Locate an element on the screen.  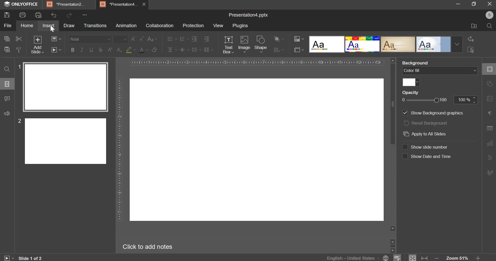
shape is located at coordinates (260, 45).